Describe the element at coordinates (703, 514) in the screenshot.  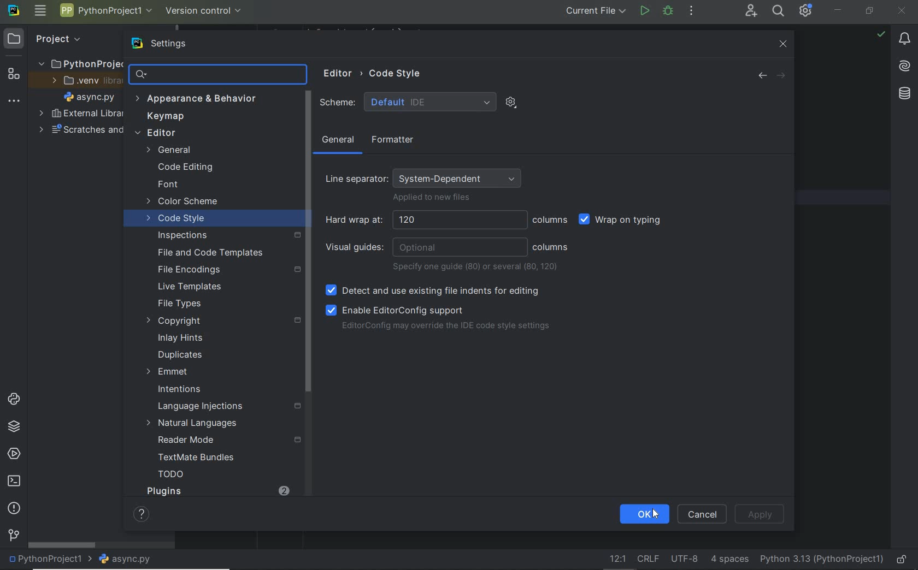
I see `CANCEL` at that location.